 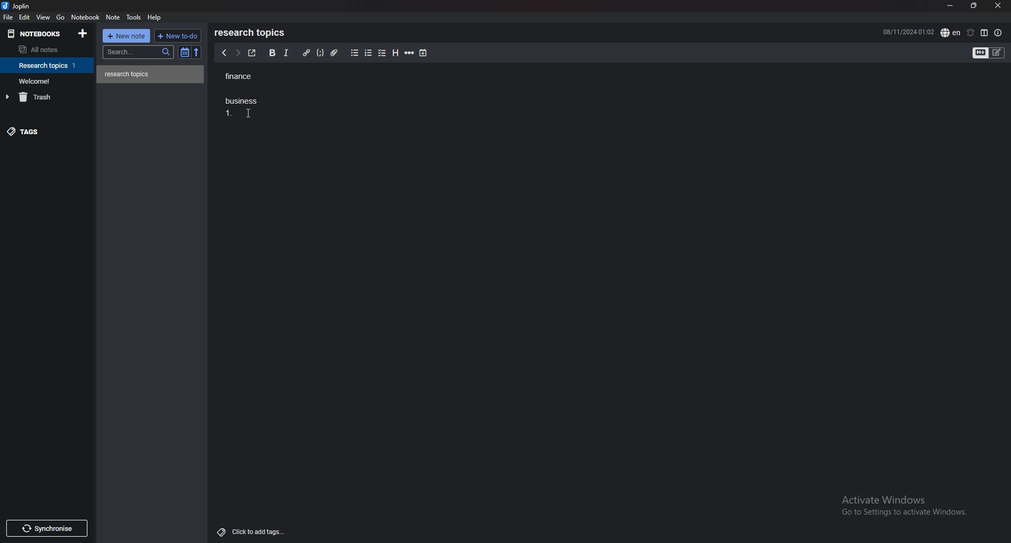 What do you see at coordinates (423, 53) in the screenshot?
I see `add time` at bounding box center [423, 53].